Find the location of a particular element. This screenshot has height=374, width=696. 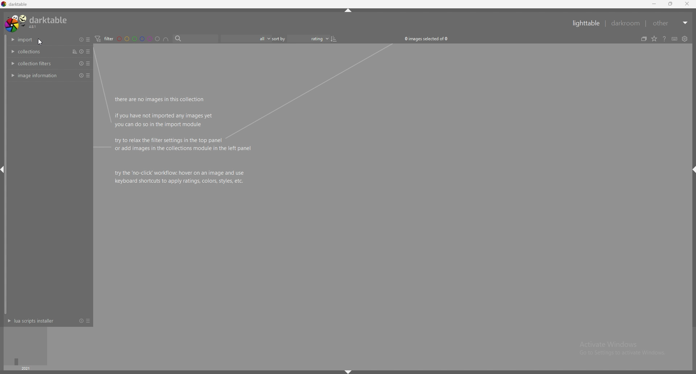

keyboard shortcuts is located at coordinates (675, 39).